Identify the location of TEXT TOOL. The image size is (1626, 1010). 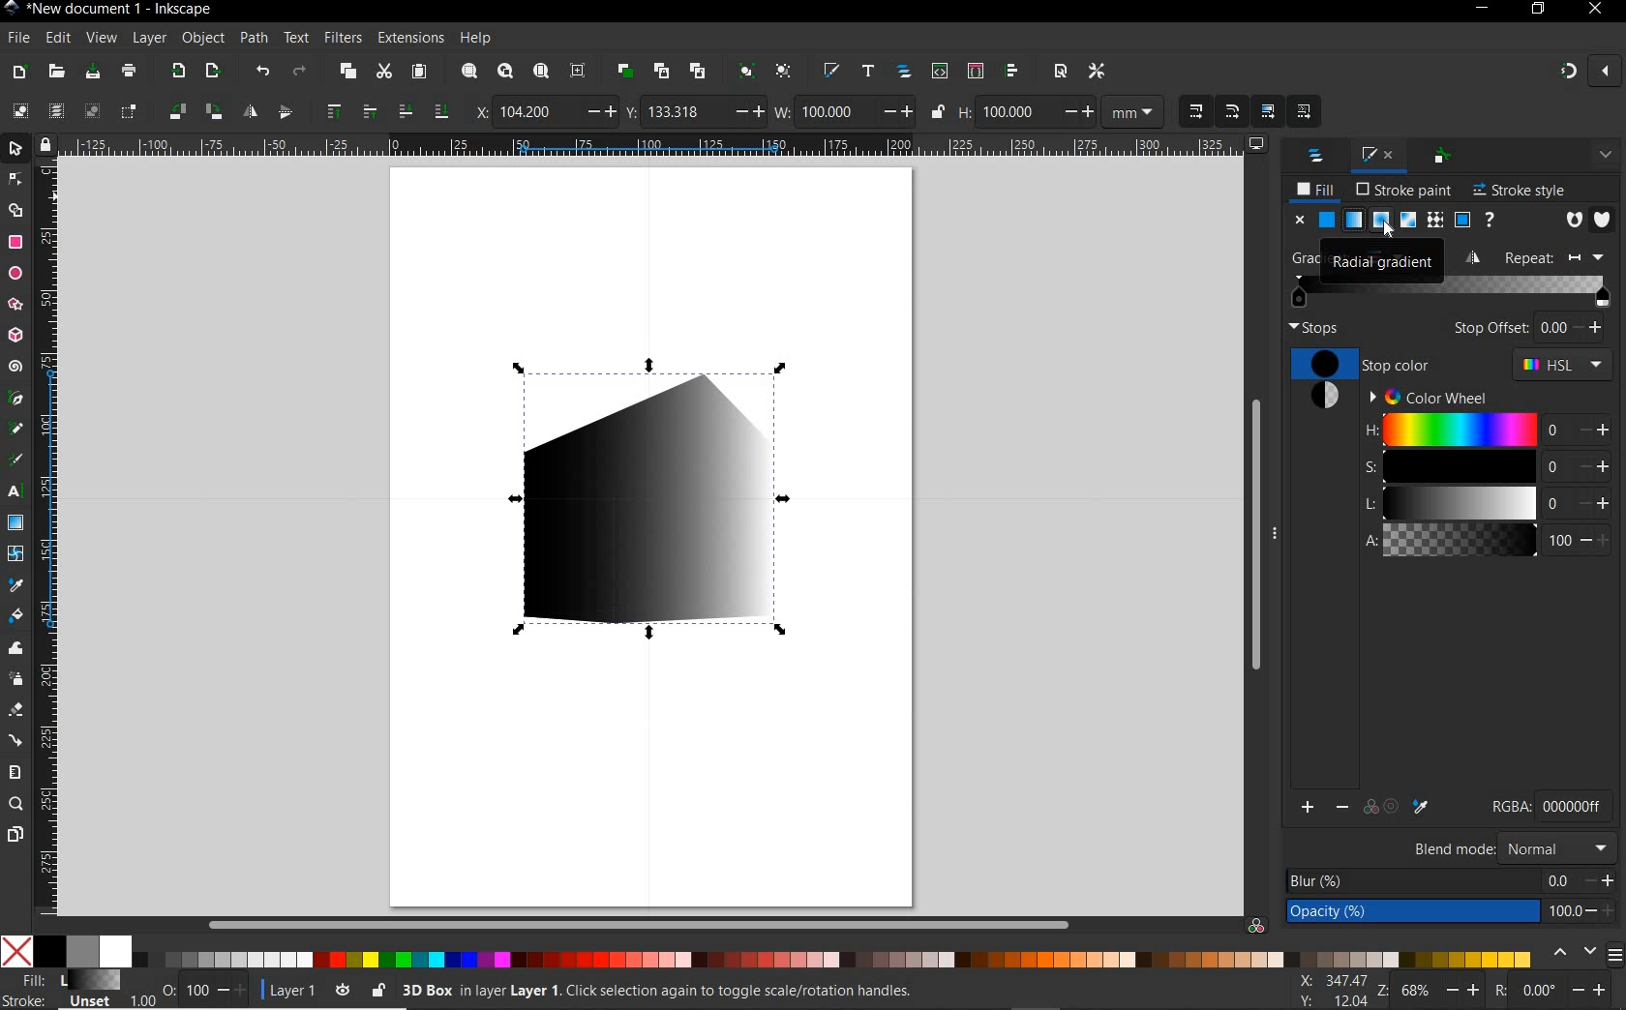
(14, 494).